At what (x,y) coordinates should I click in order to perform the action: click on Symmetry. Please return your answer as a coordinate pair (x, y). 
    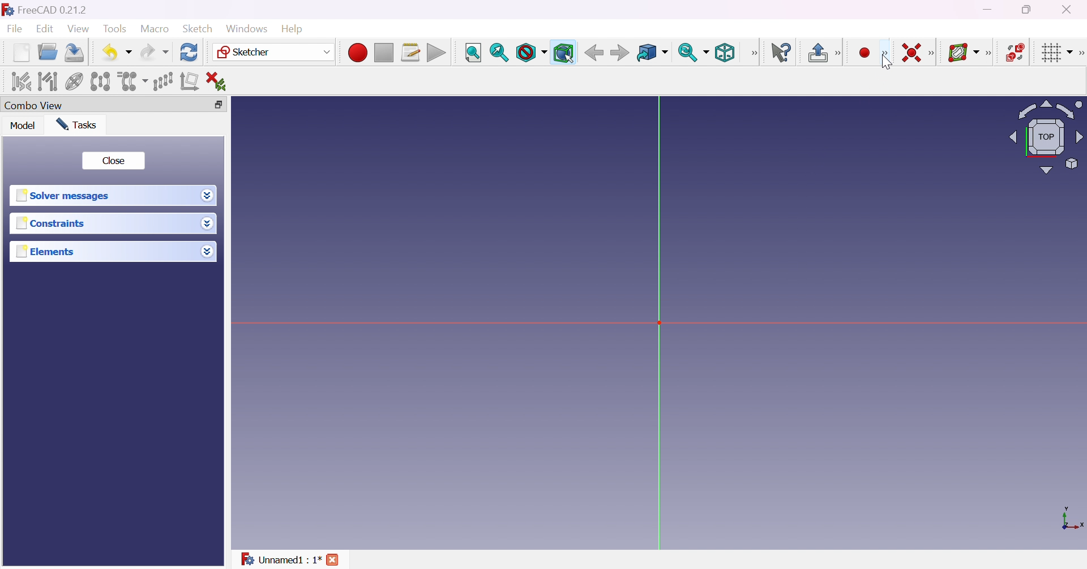
    Looking at the image, I should click on (101, 81).